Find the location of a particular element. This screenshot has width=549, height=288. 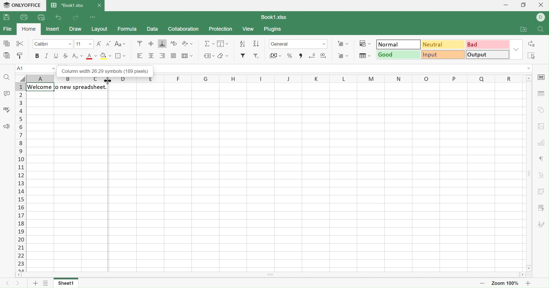

Justified is located at coordinates (173, 56).